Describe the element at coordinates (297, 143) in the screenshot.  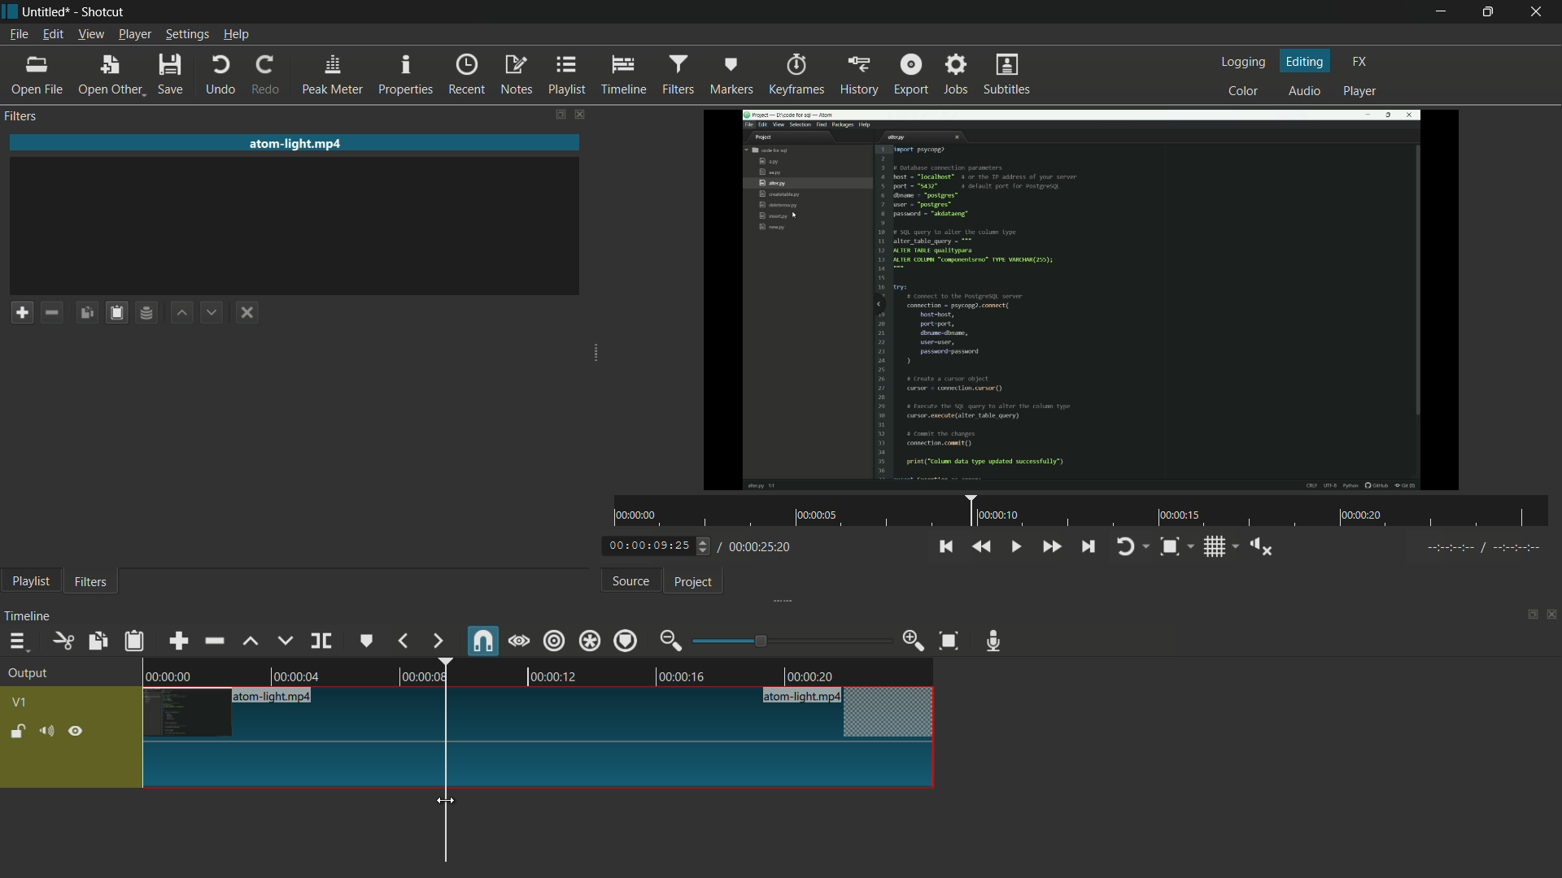
I see `imported file name` at that location.